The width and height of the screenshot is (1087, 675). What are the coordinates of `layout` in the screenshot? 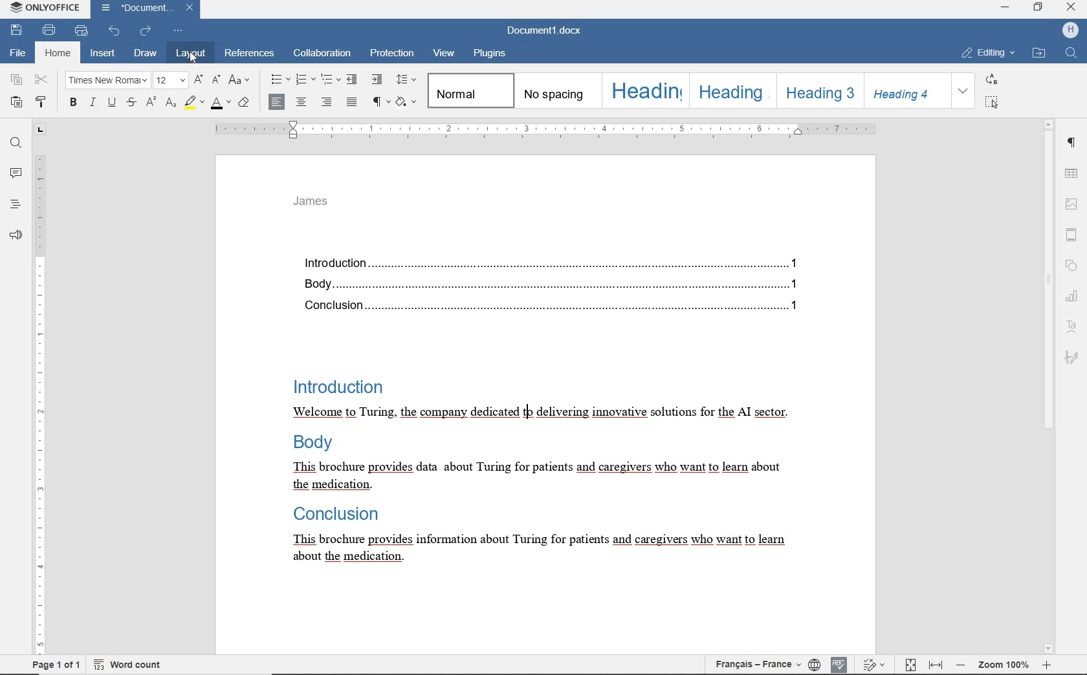 It's located at (192, 52).